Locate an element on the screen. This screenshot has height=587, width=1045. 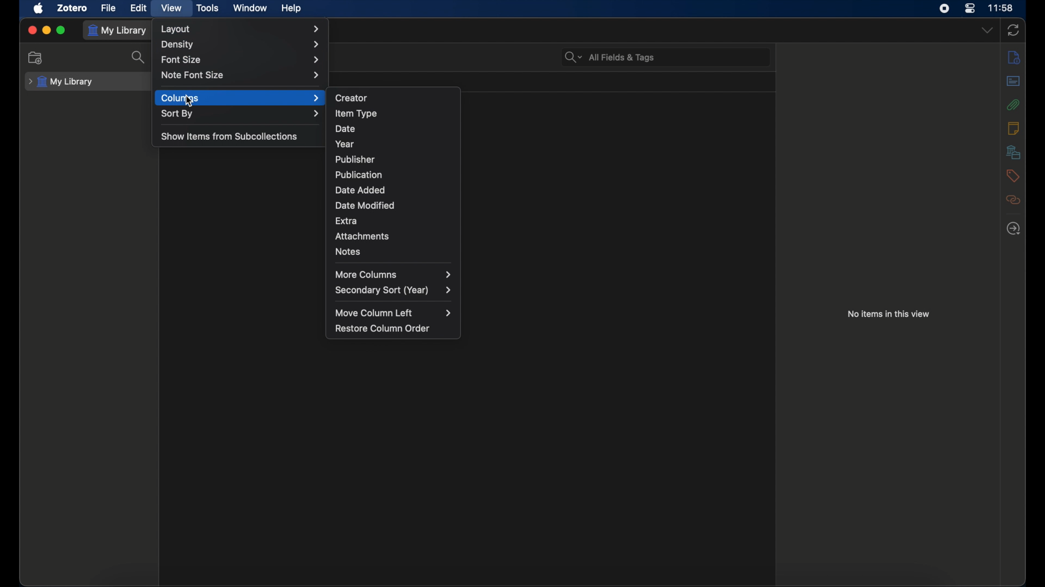
screen recorder is located at coordinates (944, 8).